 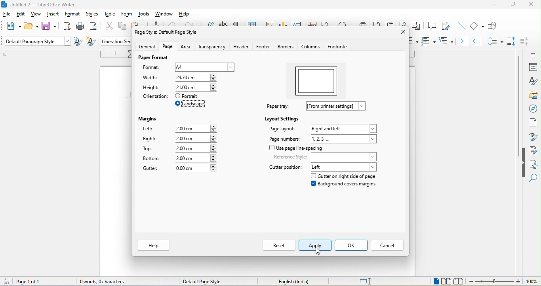 I want to click on sidebar, so click(x=530, y=54).